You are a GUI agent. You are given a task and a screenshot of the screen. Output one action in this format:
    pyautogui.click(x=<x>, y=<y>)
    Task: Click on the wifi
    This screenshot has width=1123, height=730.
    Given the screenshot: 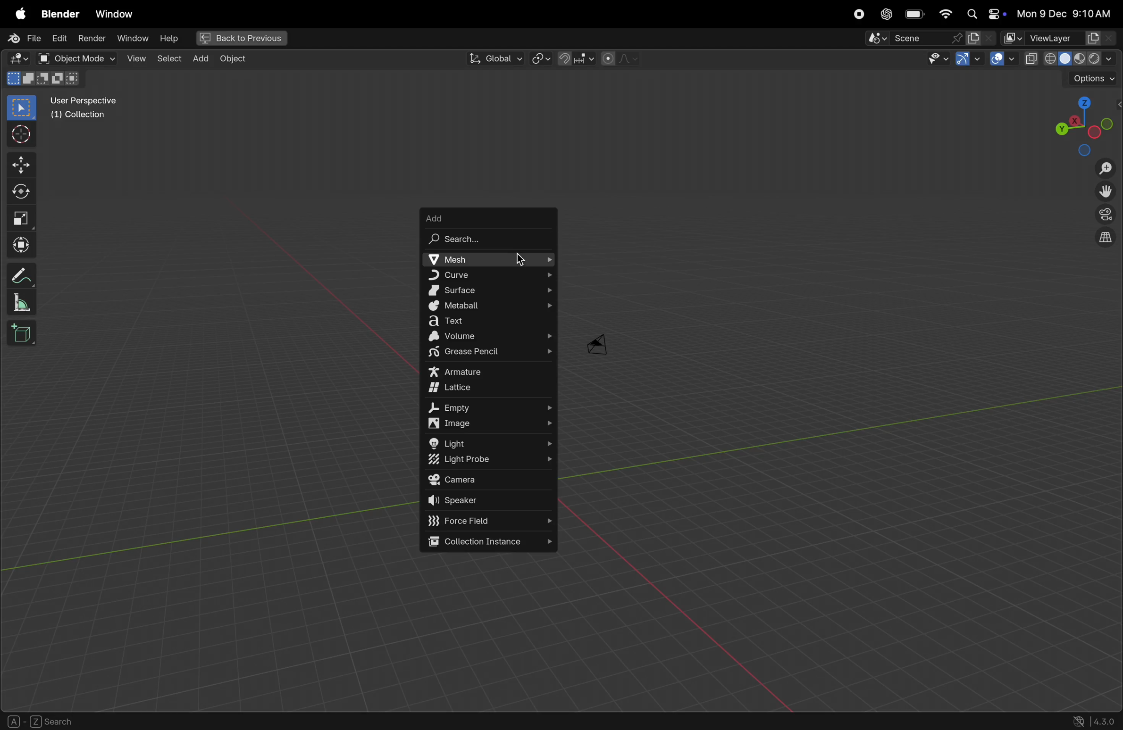 What is the action you would take?
    pyautogui.click(x=945, y=14)
    